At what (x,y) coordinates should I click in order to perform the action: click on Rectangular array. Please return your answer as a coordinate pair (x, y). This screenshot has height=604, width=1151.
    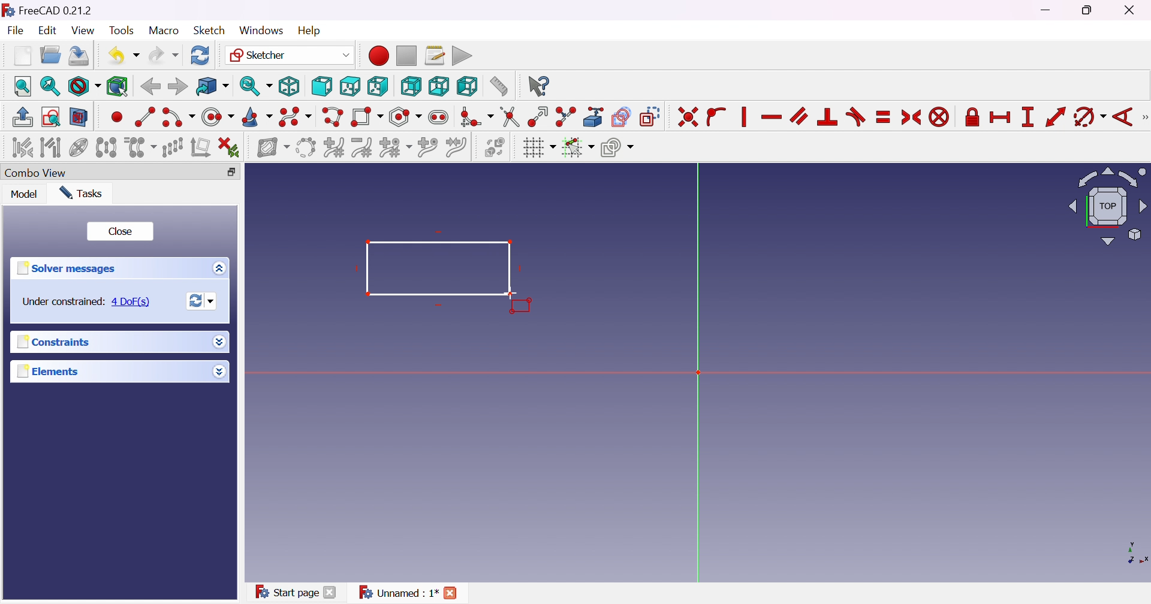
    Looking at the image, I should click on (173, 147).